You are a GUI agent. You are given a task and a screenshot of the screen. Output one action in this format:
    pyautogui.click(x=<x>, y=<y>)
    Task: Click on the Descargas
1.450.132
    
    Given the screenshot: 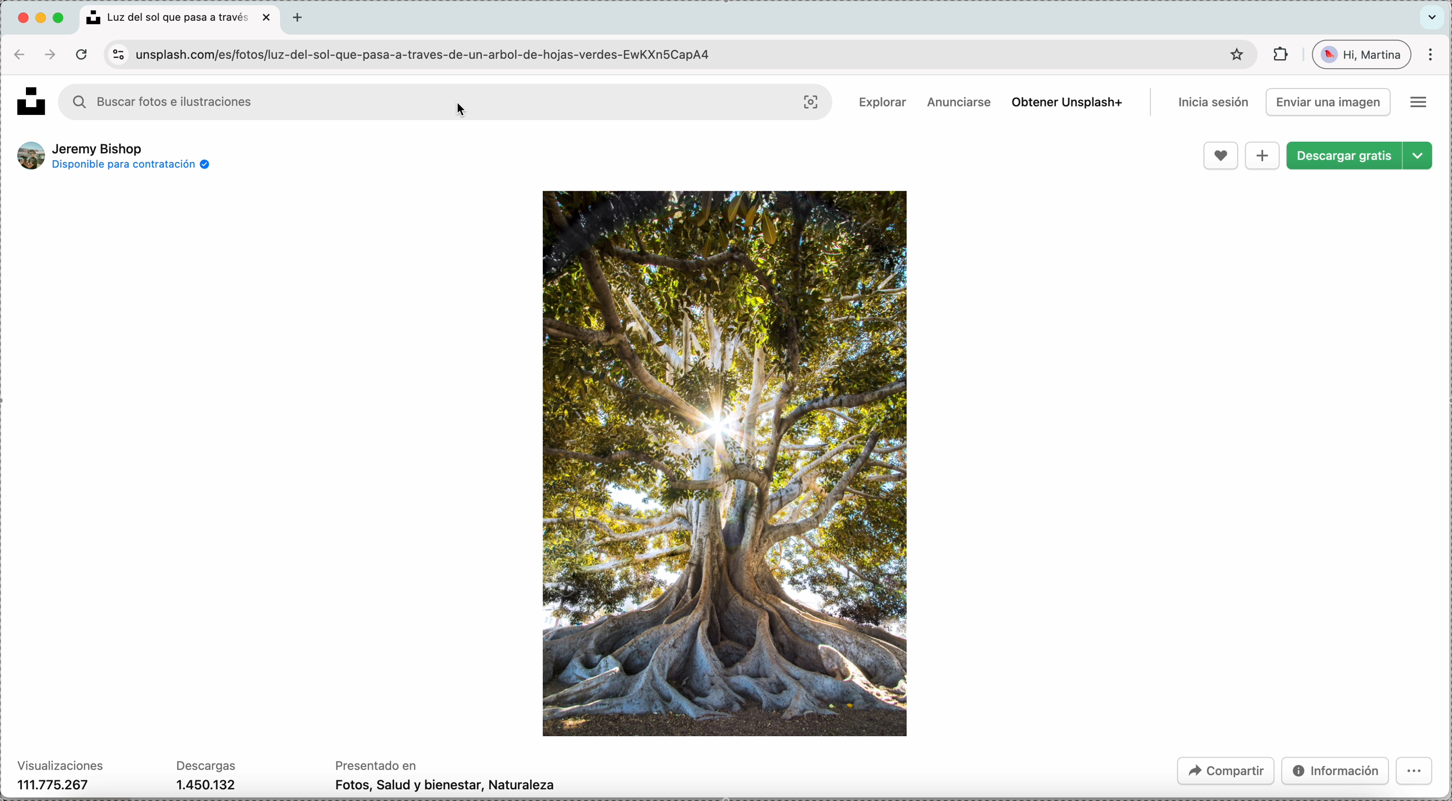 What is the action you would take?
    pyautogui.click(x=209, y=775)
    